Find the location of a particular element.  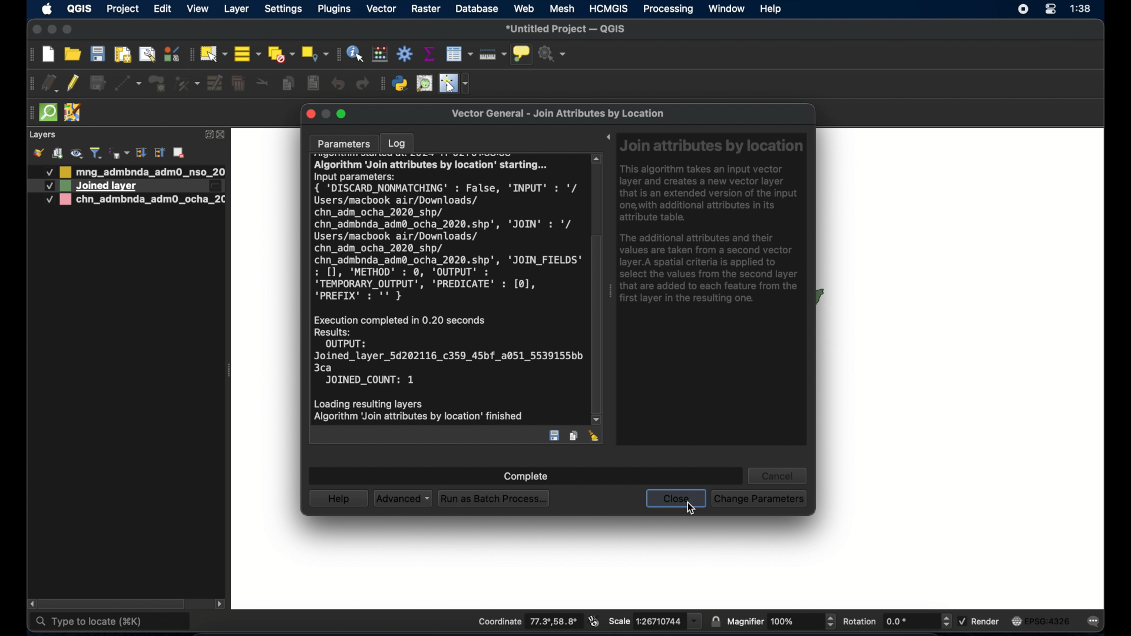

digitize with segment is located at coordinates (128, 84).